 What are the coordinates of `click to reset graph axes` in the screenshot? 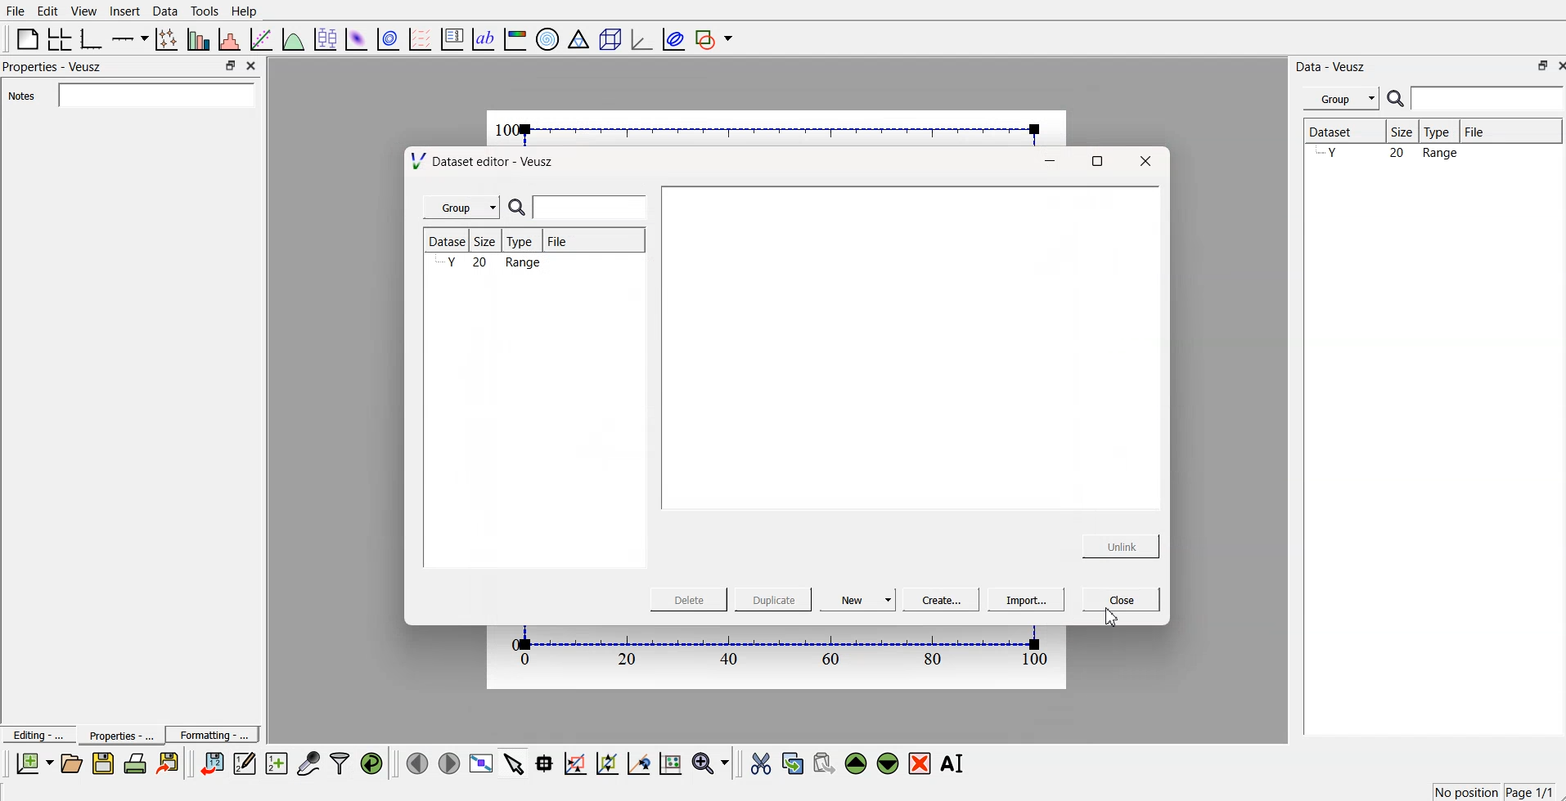 It's located at (672, 762).